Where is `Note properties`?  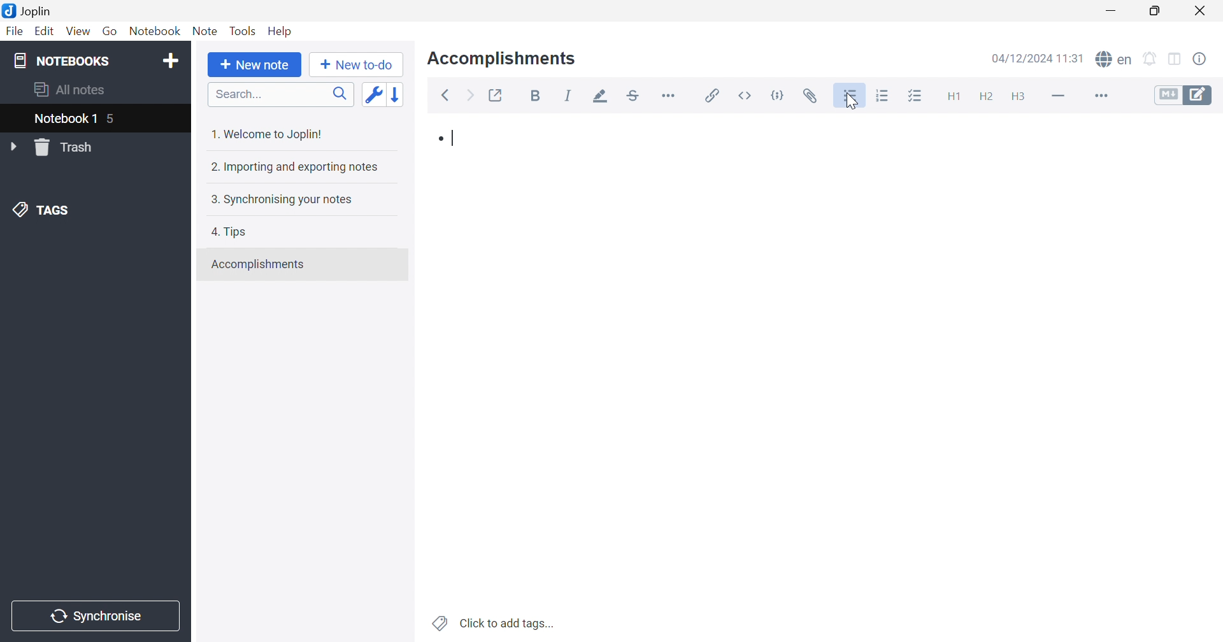
Note properties is located at coordinates (1202, 60).